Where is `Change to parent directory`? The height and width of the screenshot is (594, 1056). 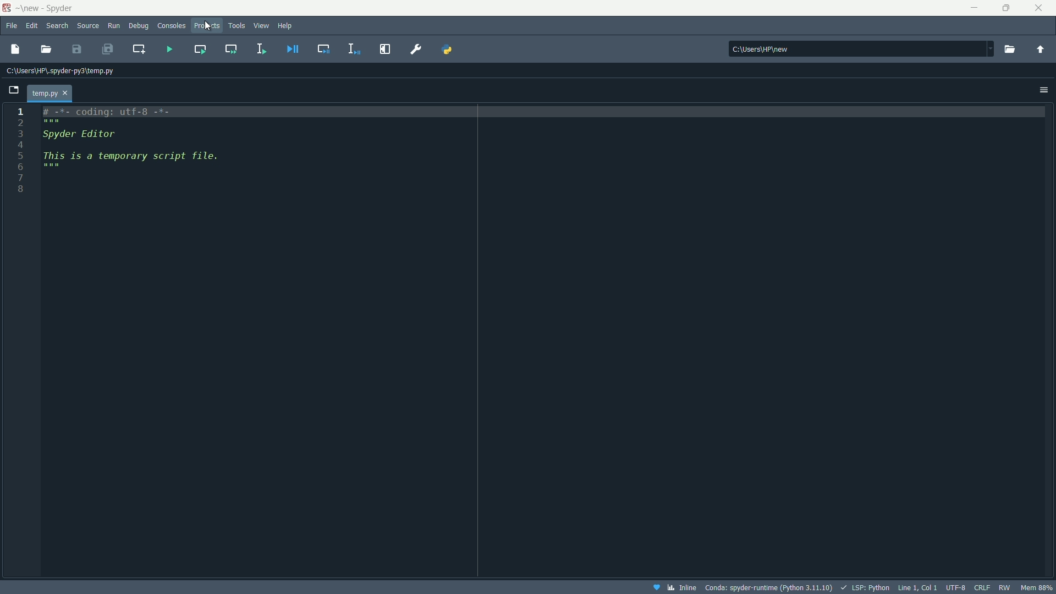
Change to parent directory is located at coordinates (1040, 47).